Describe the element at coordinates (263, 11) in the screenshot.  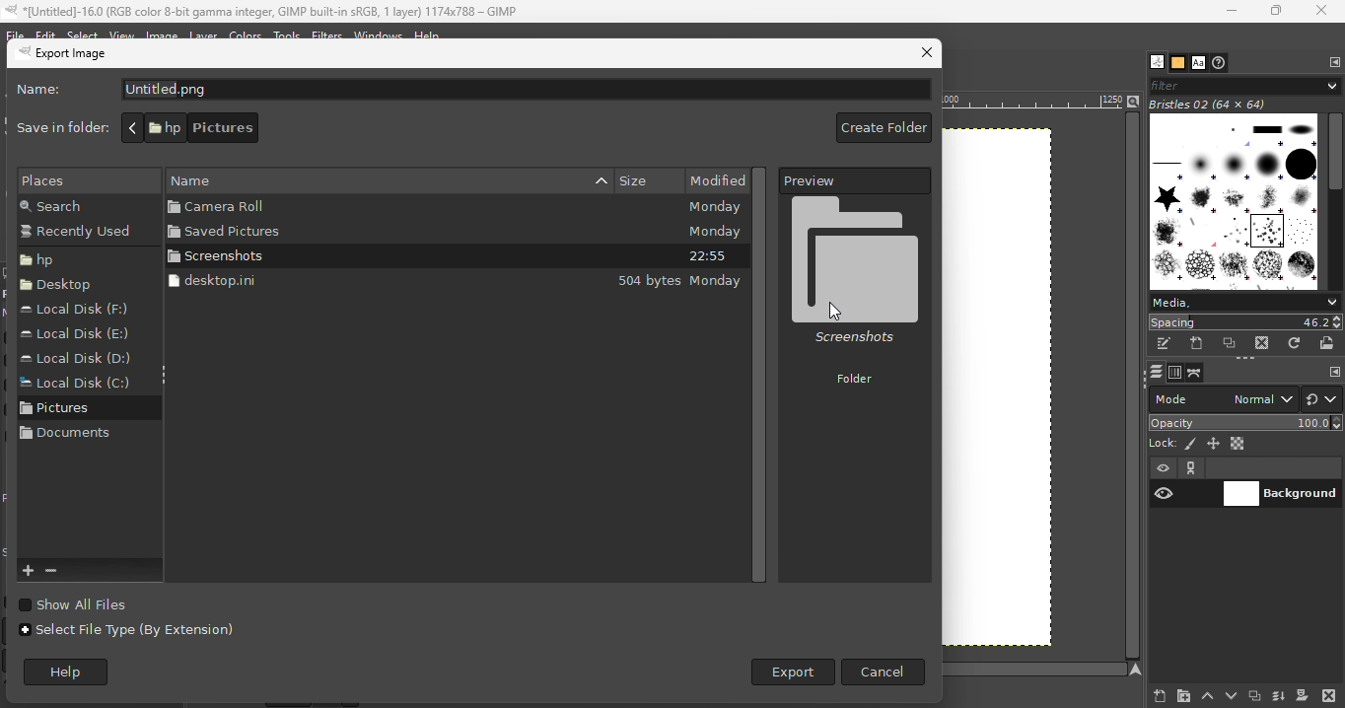
I see `*[Untitled]-16.0 (RGB color 8-bit gamma integer, GIMP built-in sRGB, 1 layer) 1174x788 - GIMP` at that location.